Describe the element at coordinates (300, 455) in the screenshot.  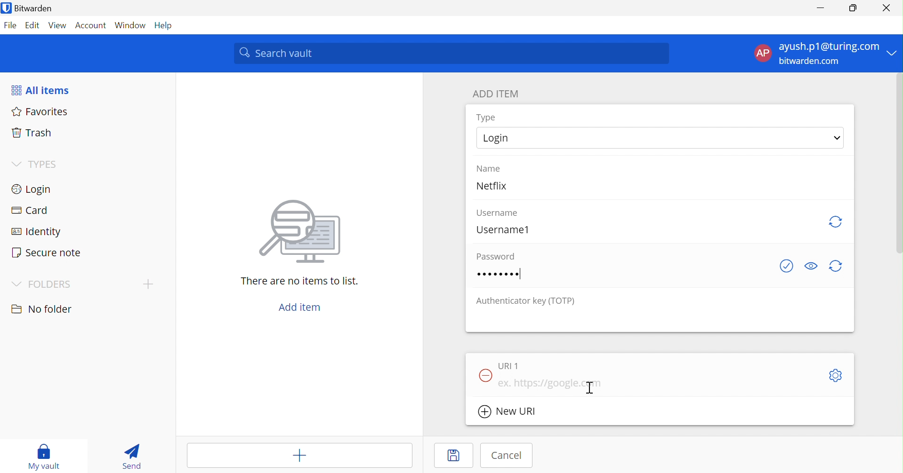
I see `Add item` at that location.